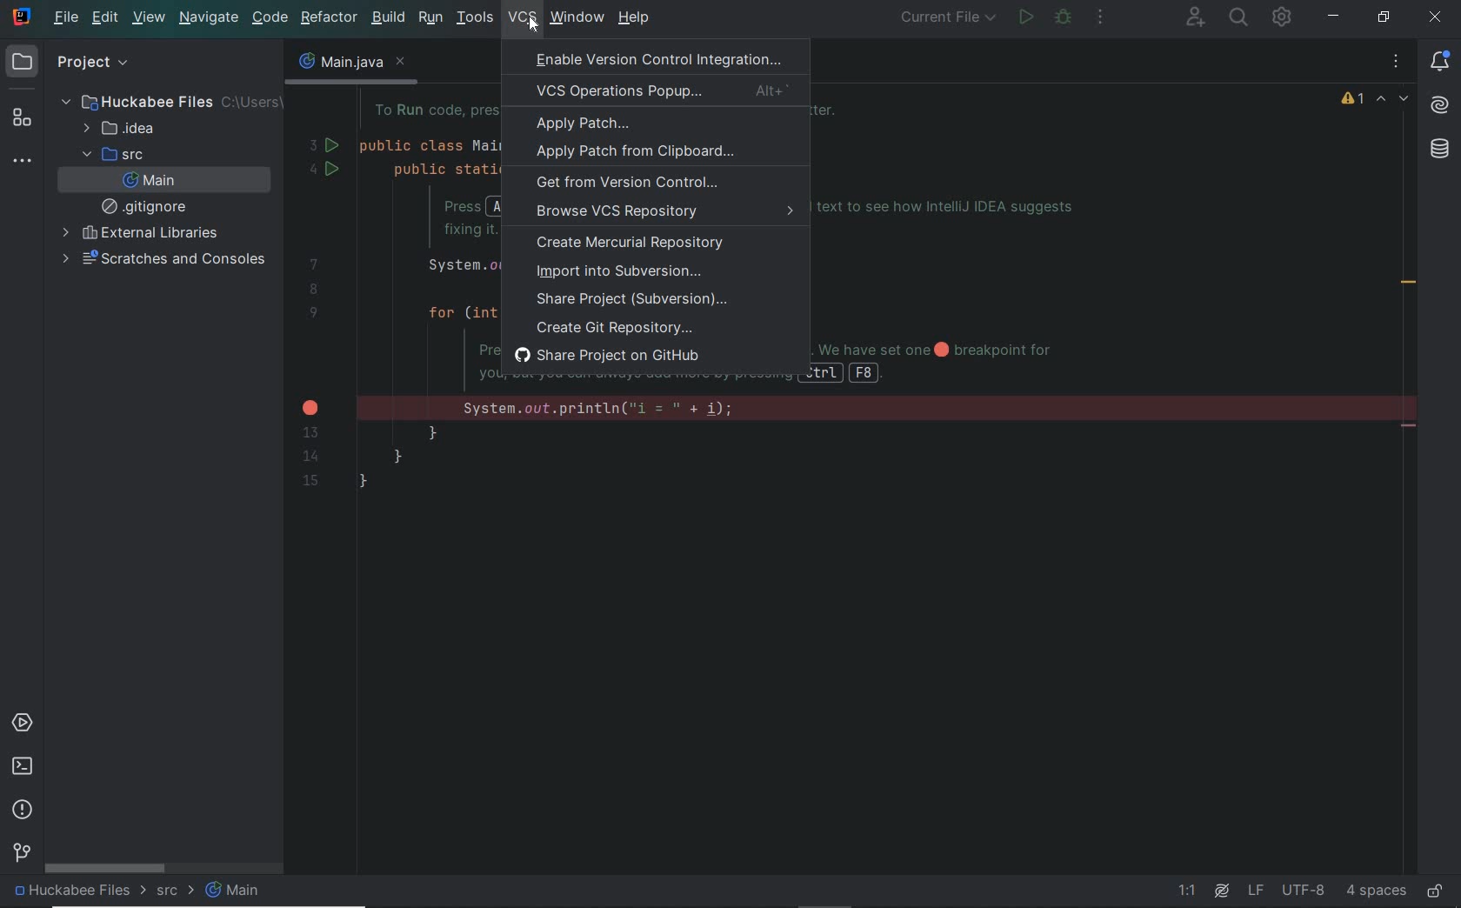 The height and width of the screenshot is (908, 1461). Describe the element at coordinates (1443, 63) in the screenshot. I see `notifications` at that location.